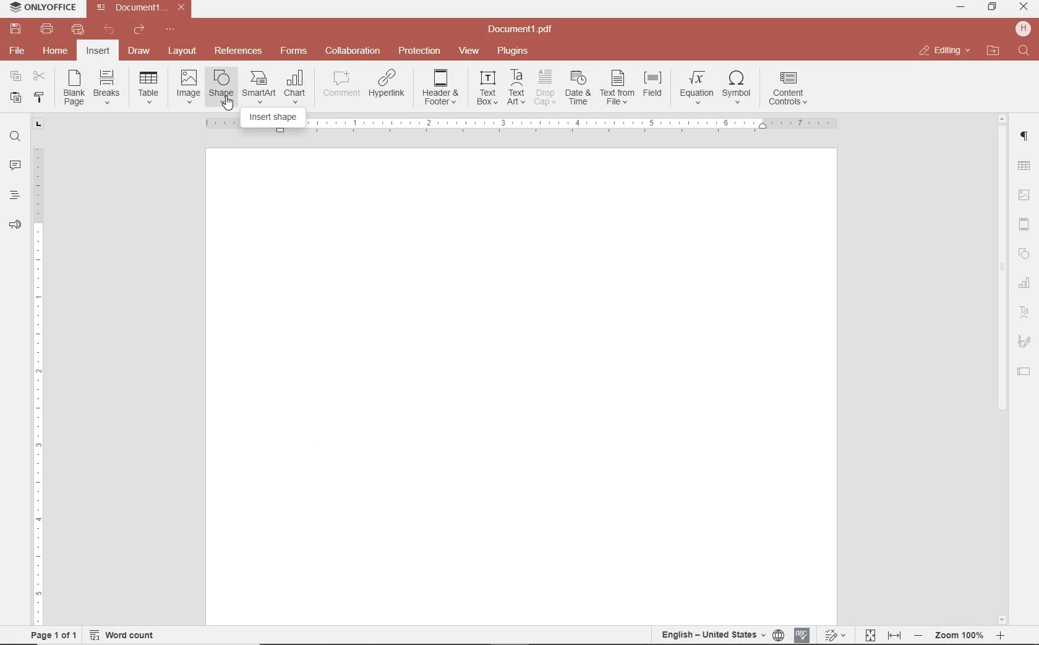 The image size is (1039, 645). Describe the element at coordinates (1026, 7) in the screenshot. I see `minimize ,restore ,close` at that location.